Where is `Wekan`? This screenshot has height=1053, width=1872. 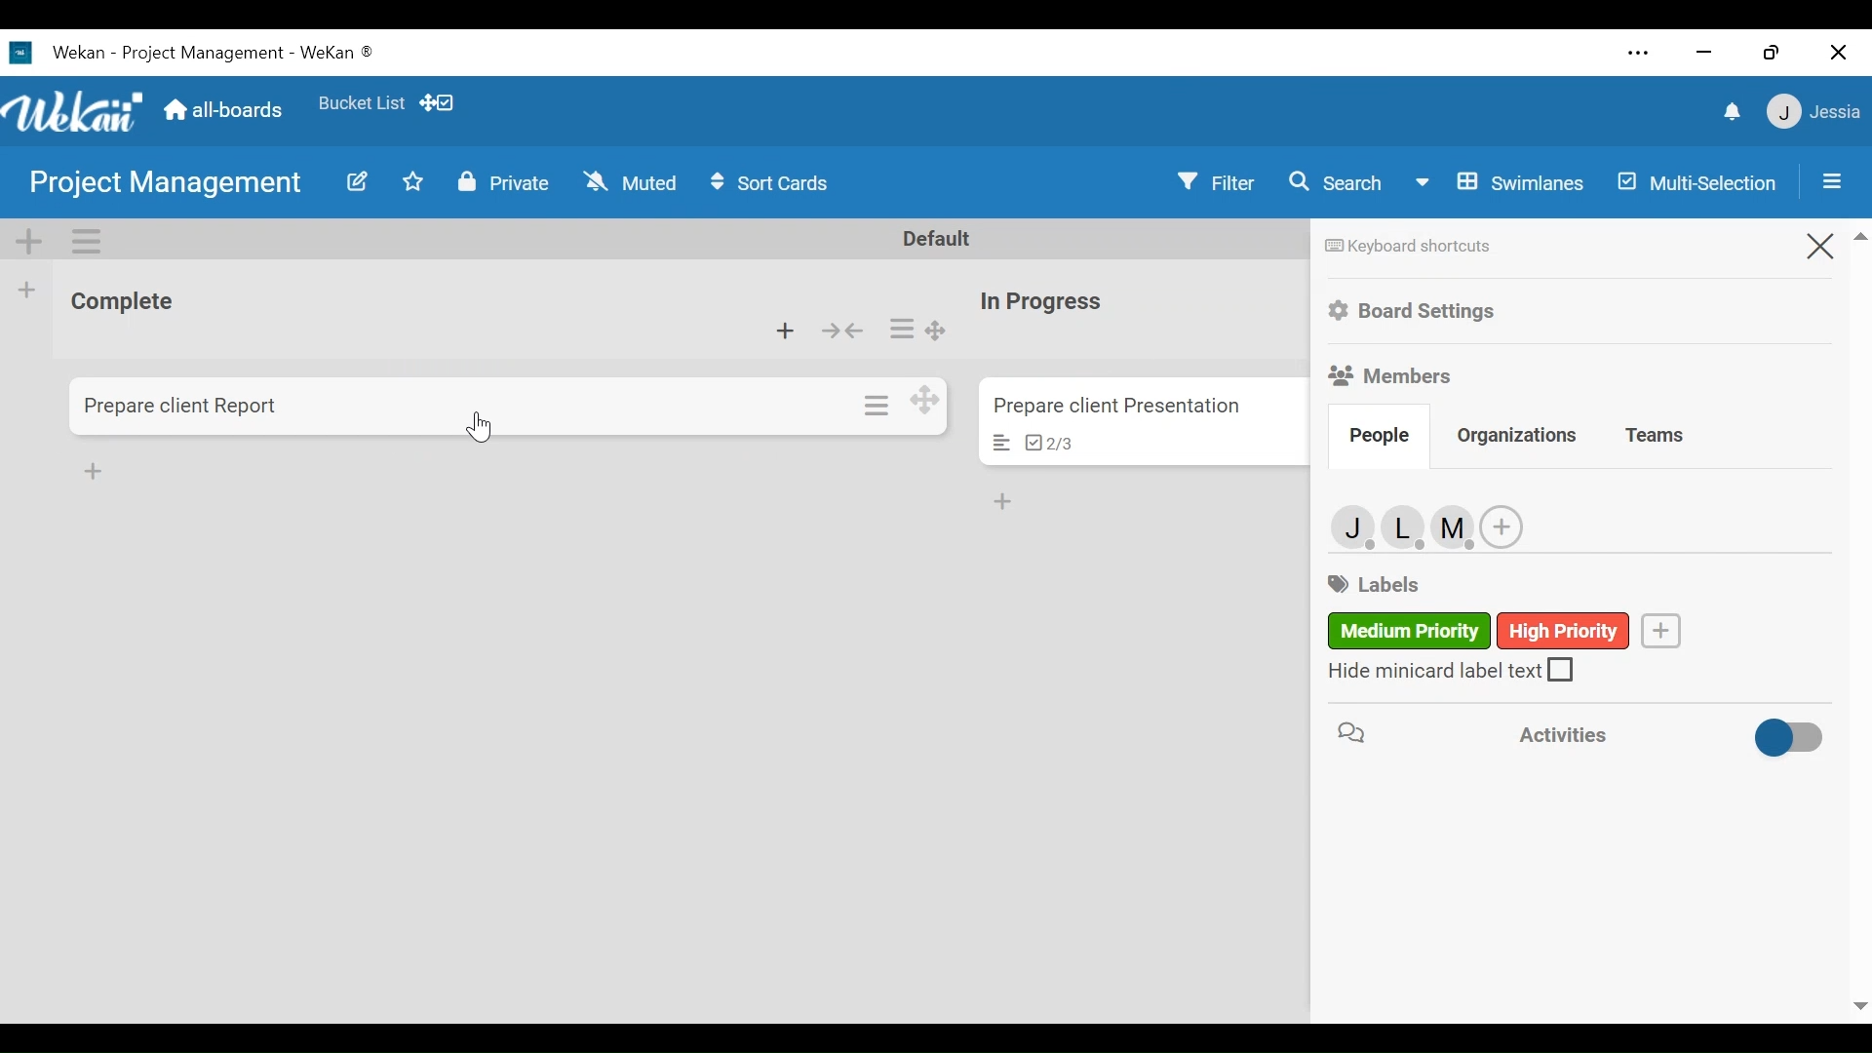
Wekan is located at coordinates (61, 55).